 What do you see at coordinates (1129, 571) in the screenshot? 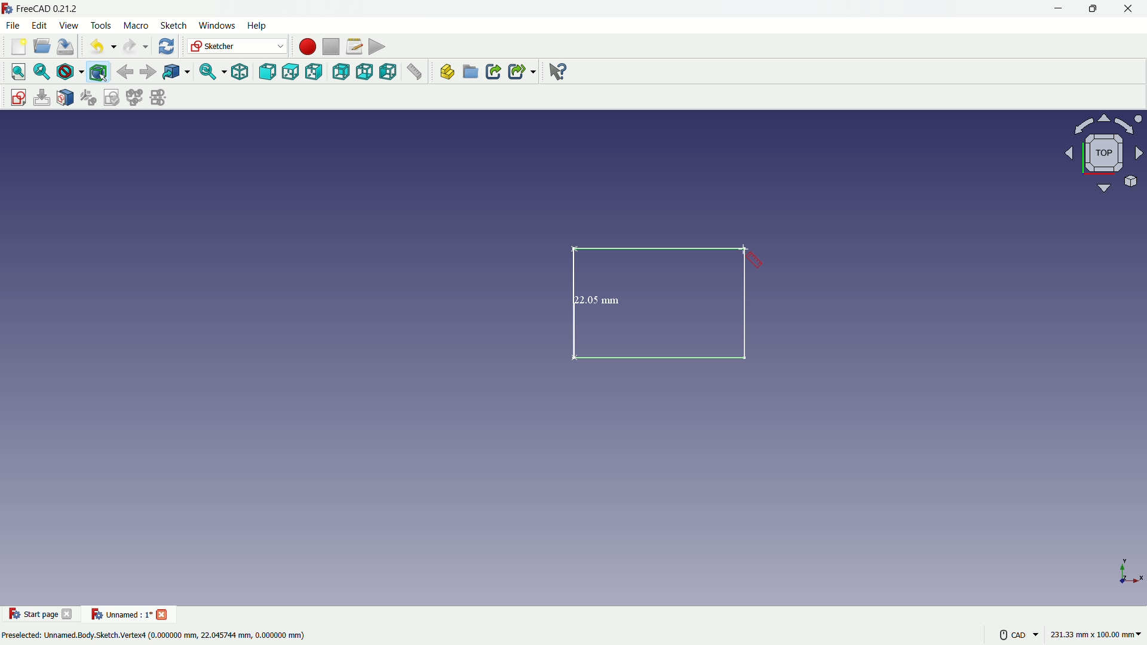
I see `placement axes` at bounding box center [1129, 571].